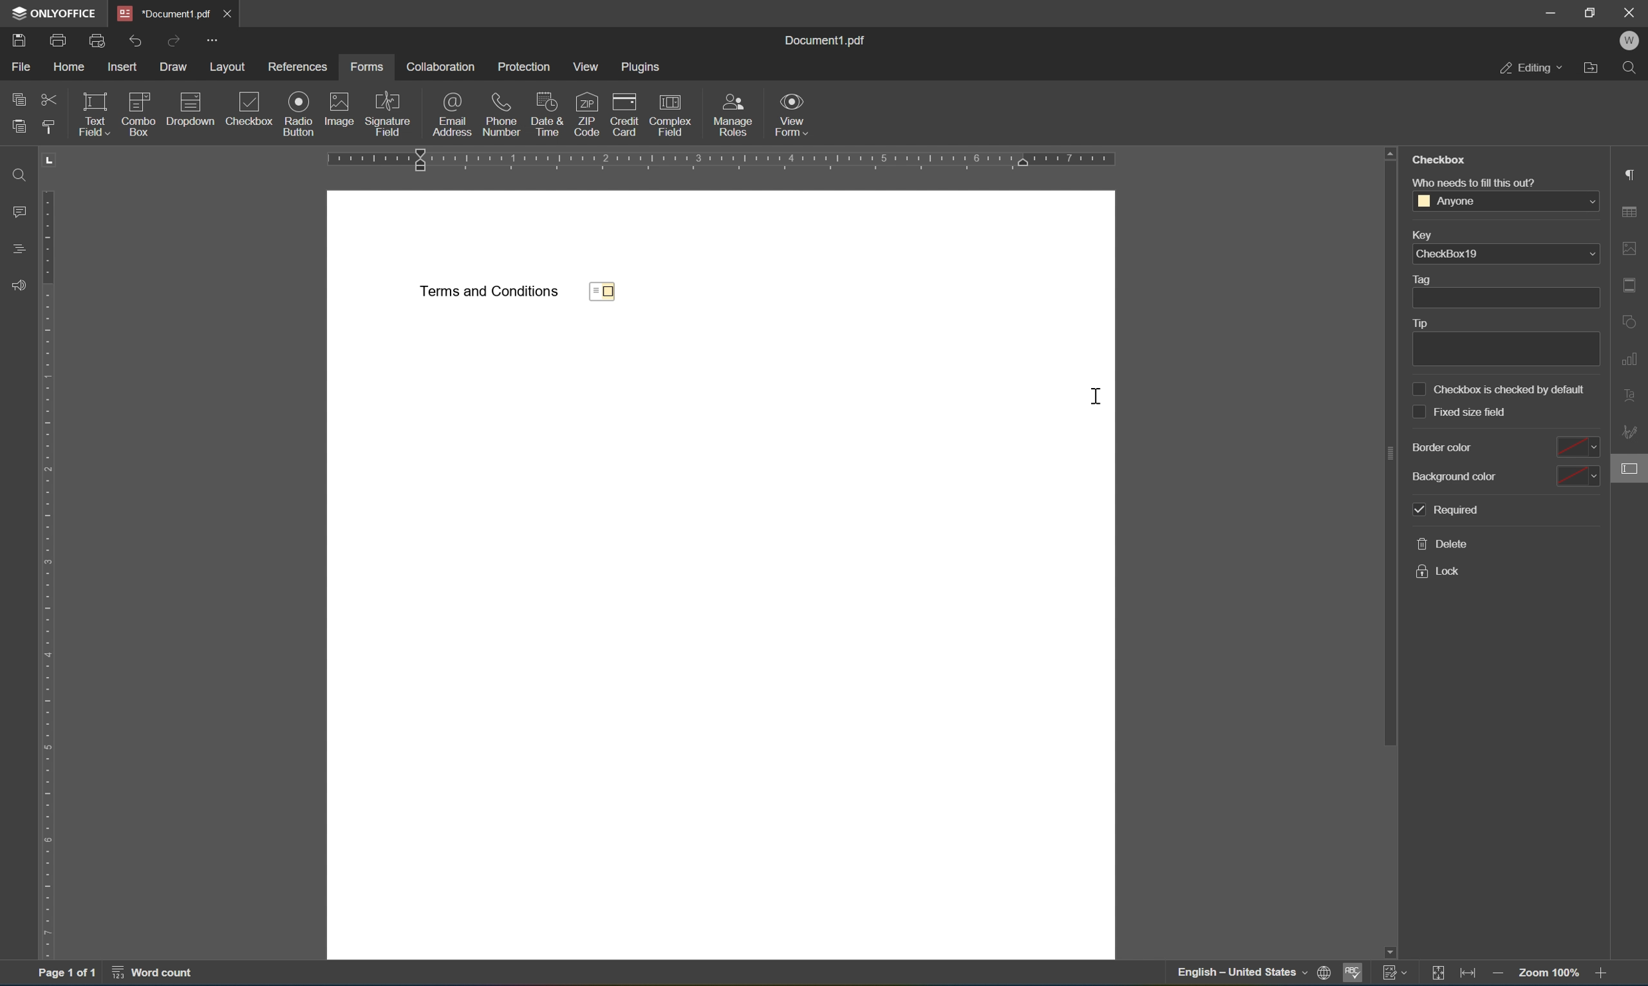 Image resolution: width=1648 pixels, height=986 pixels. What do you see at coordinates (310, 126) in the screenshot?
I see `insert checkbox` at bounding box center [310, 126].